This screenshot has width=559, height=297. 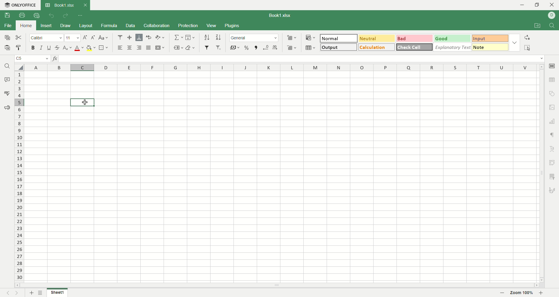 What do you see at coordinates (219, 48) in the screenshot?
I see `remove filter` at bounding box center [219, 48].